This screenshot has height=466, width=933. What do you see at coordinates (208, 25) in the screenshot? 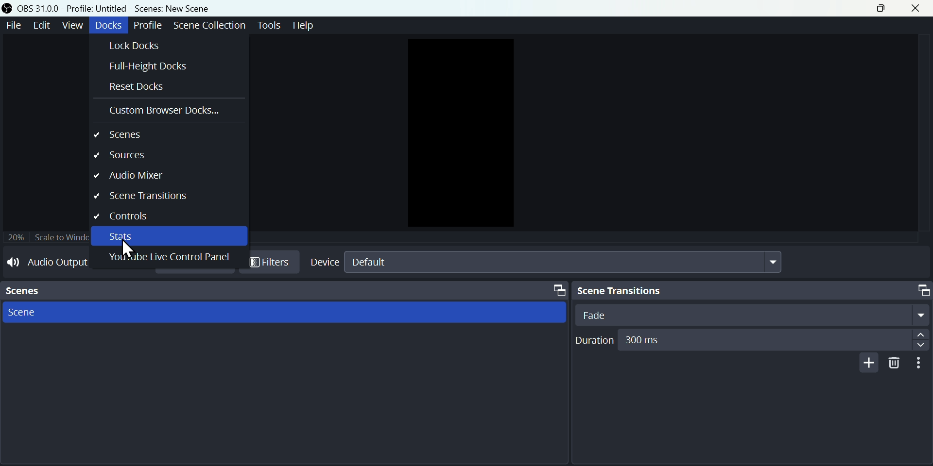
I see `scene collection` at bounding box center [208, 25].